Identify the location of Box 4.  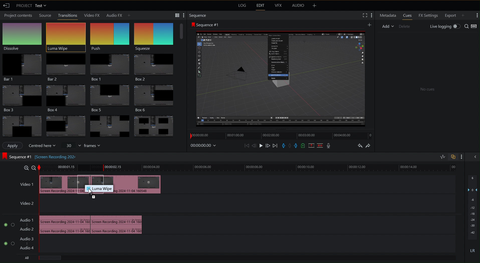
(65, 97).